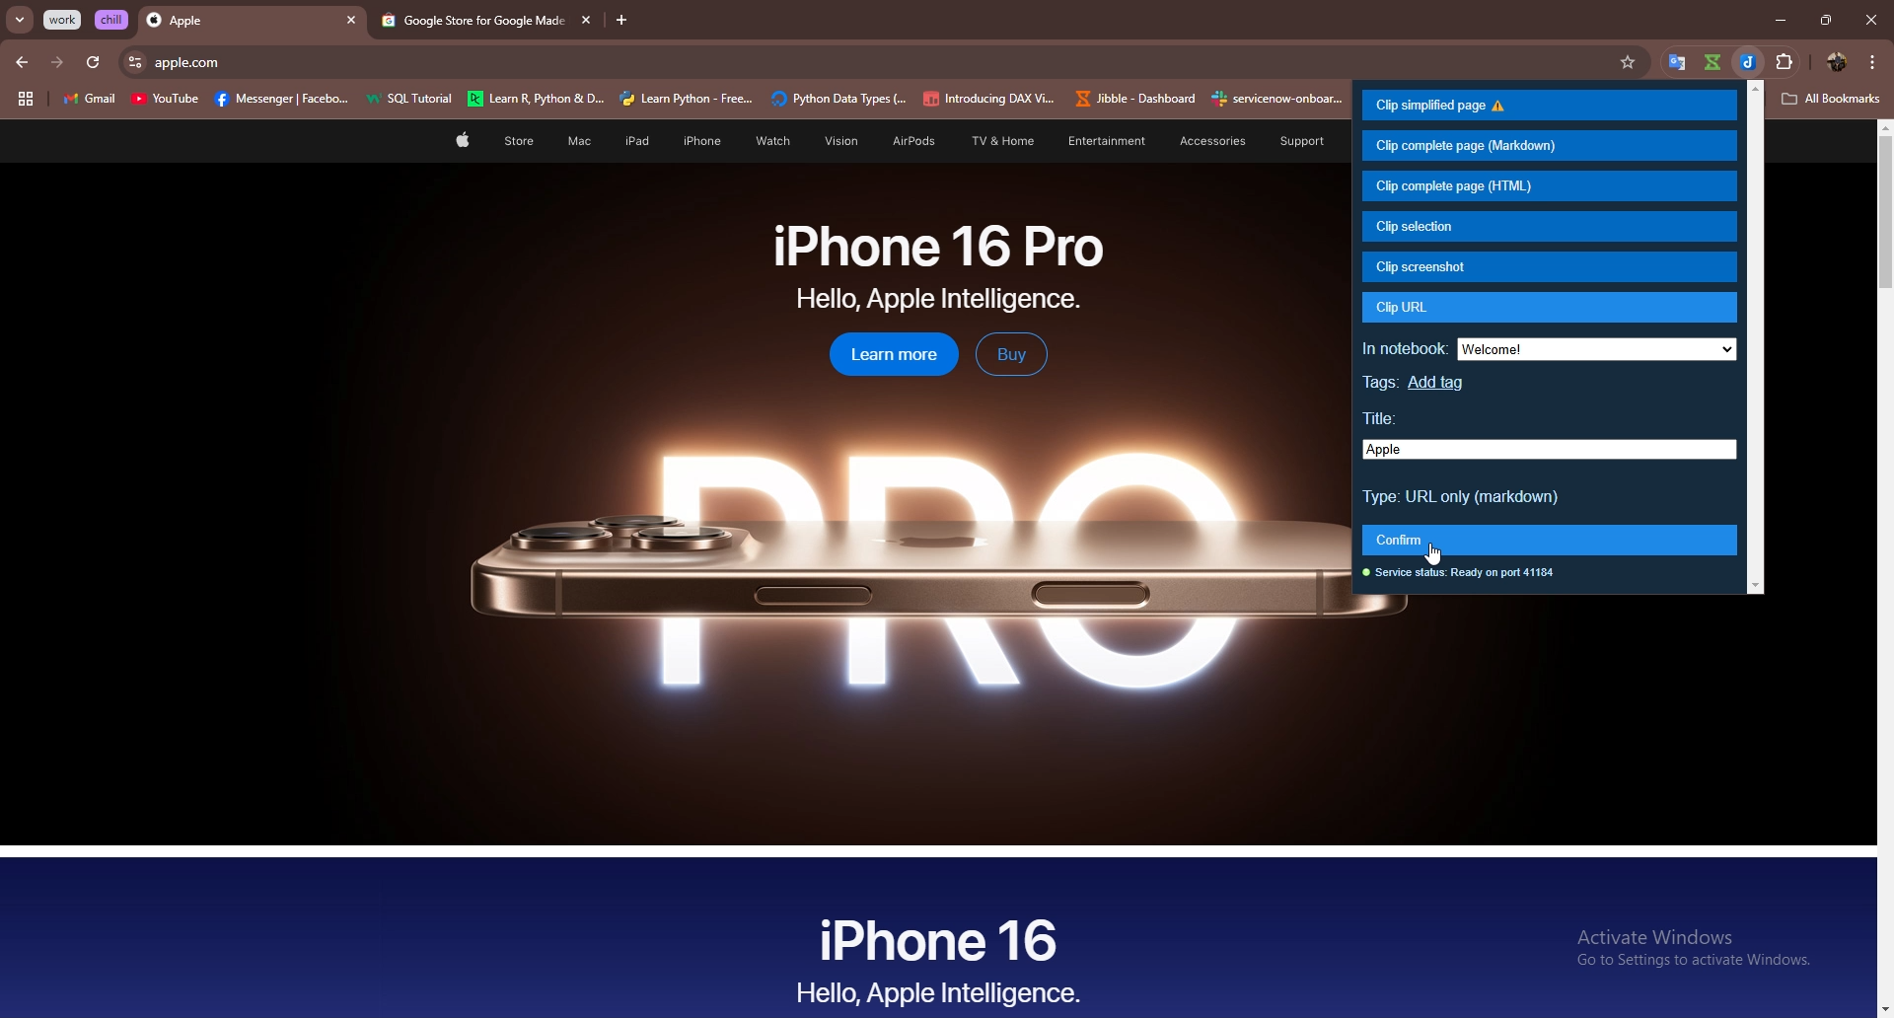 The width and height of the screenshot is (1894, 1018). Describe the element at coordinates (999, 142) in the screenshot. I see `TV & Home` at that location.